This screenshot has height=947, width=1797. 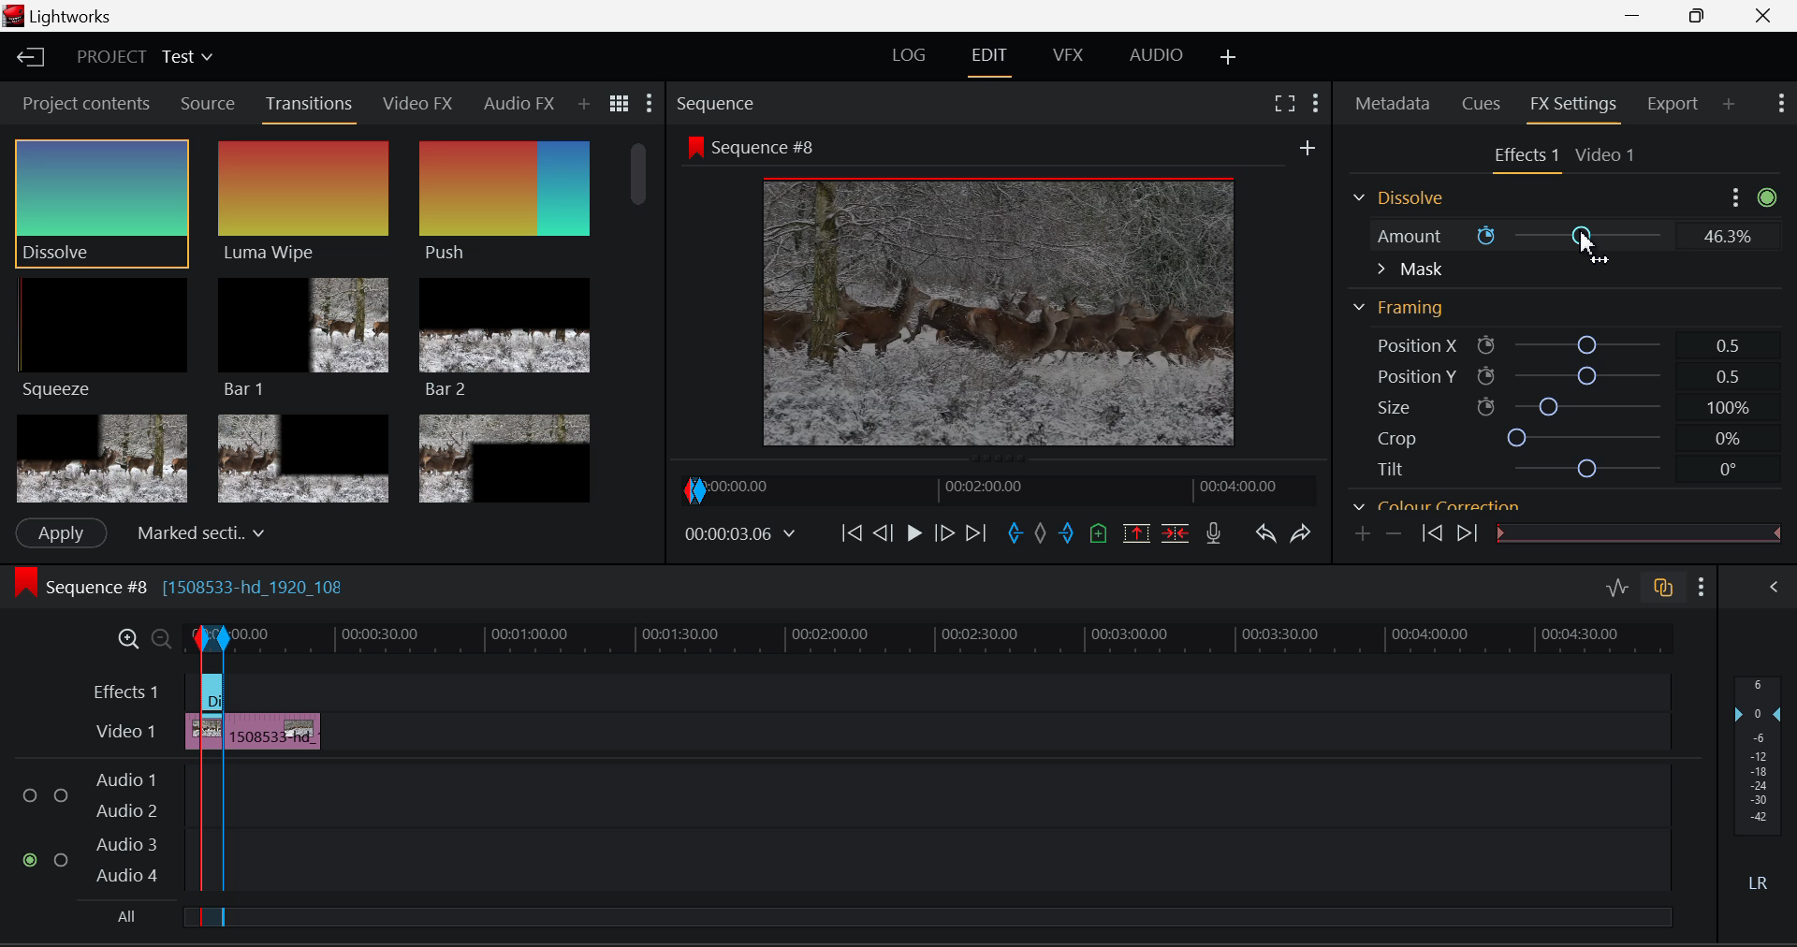 I want to click on FX Settings Open, so click(x=1577, y=106).